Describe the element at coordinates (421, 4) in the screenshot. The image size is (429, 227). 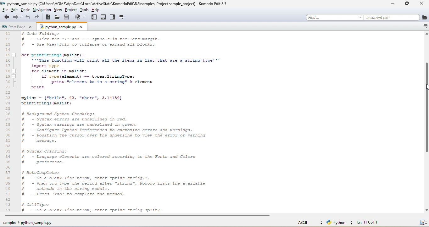
I see `close` at that location.